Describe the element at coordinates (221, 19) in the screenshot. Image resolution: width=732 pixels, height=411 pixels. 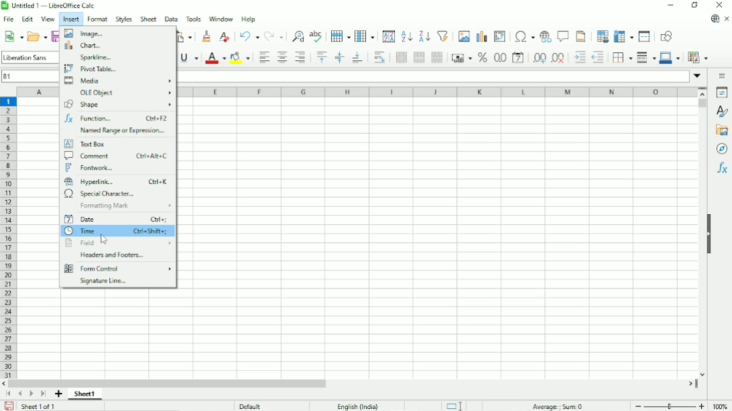
I see `Window` at that location.